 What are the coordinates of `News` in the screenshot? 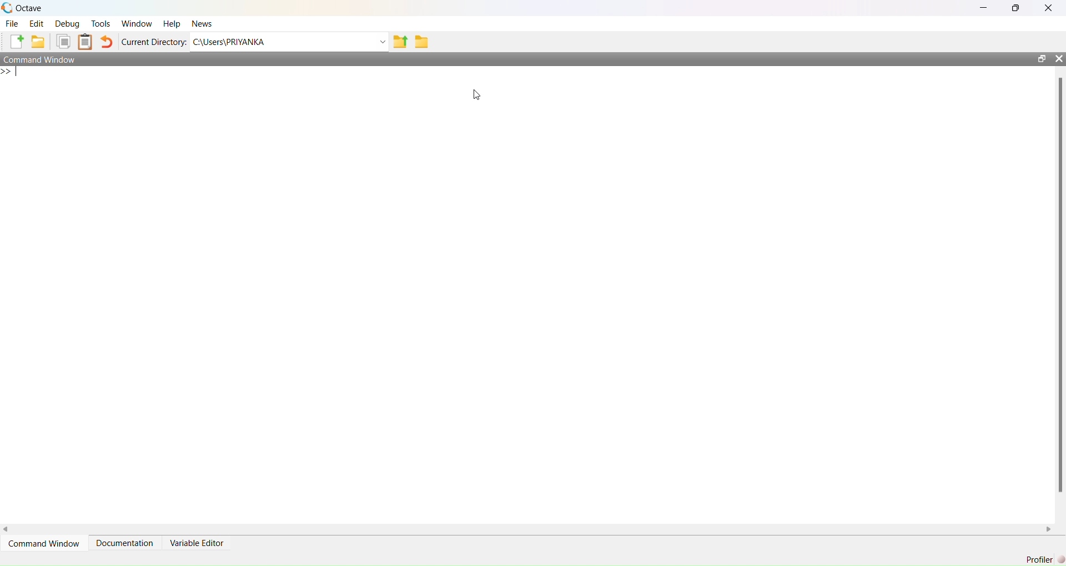 It's located at (203, 24).